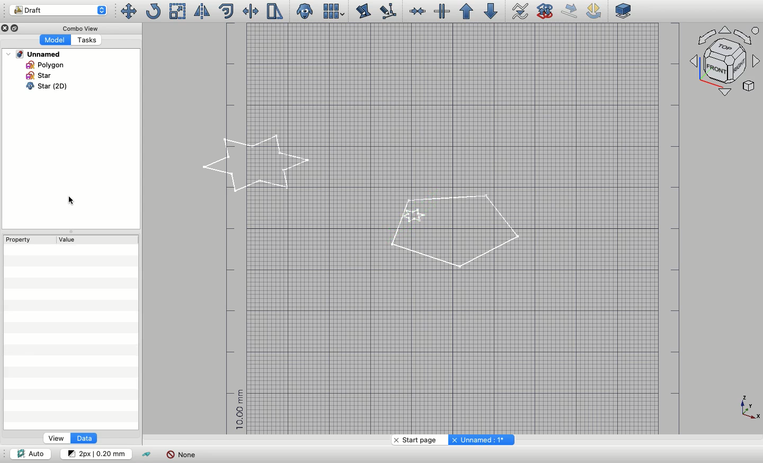 Image resolution: width=763 pixels, height=463 pixels. I want to click on Join, so click(417, 11).